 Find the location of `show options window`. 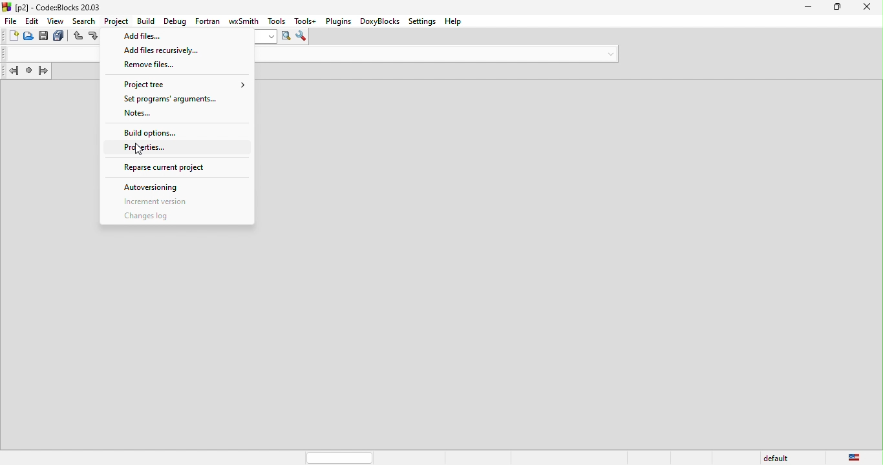

show options window is located at coordinates (301, 37).